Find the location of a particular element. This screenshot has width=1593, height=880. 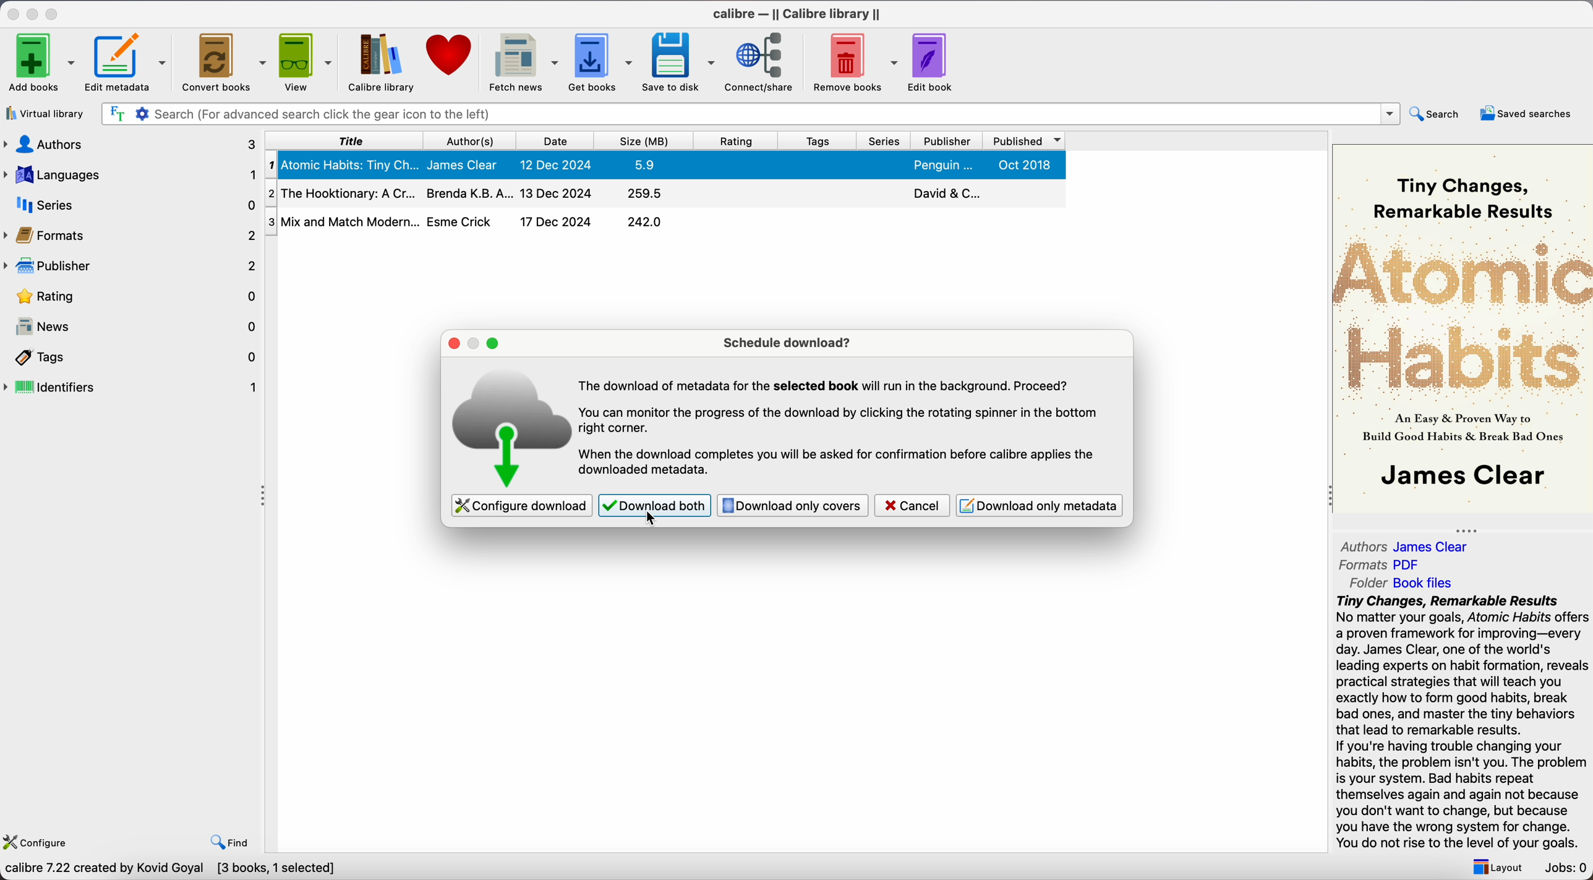

size is located at coordinates (644, 141).